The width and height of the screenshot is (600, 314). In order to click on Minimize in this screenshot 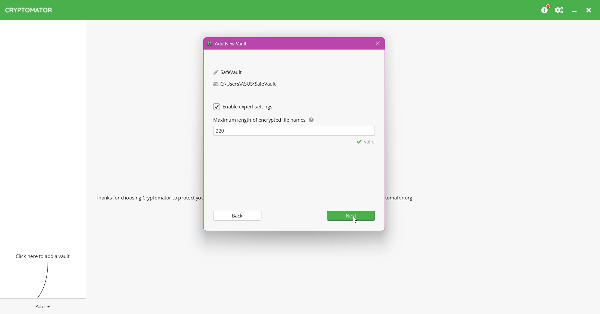, I will do `click(575, 10)`.